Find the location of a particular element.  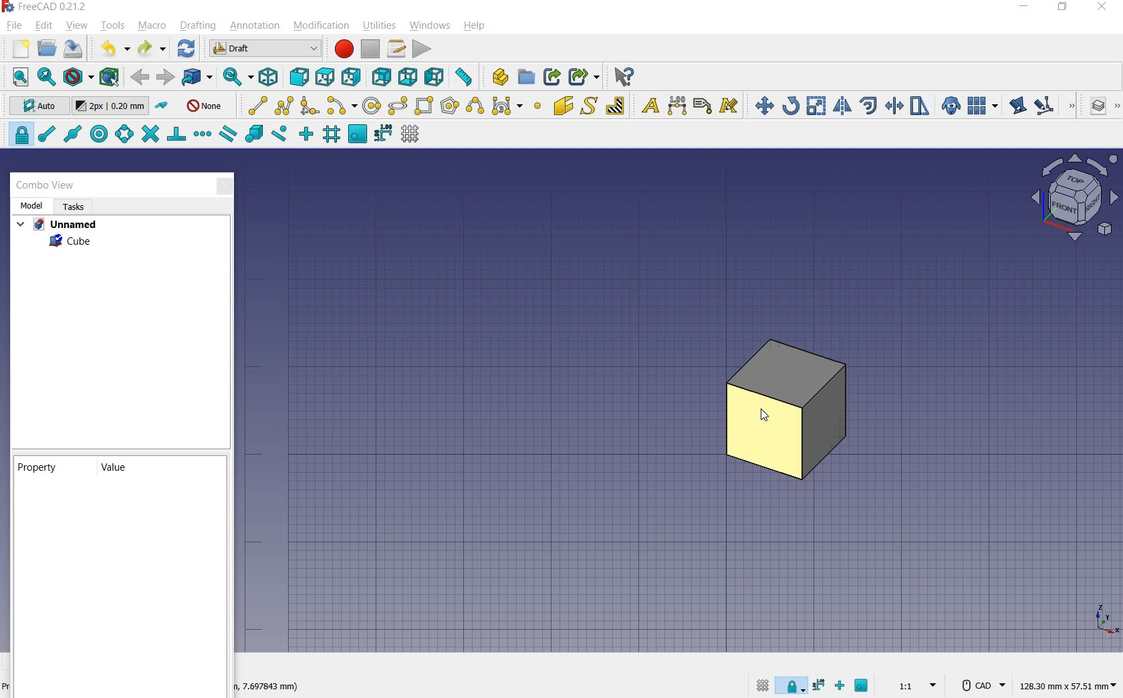

isometric is located at coordinates (269, 78).